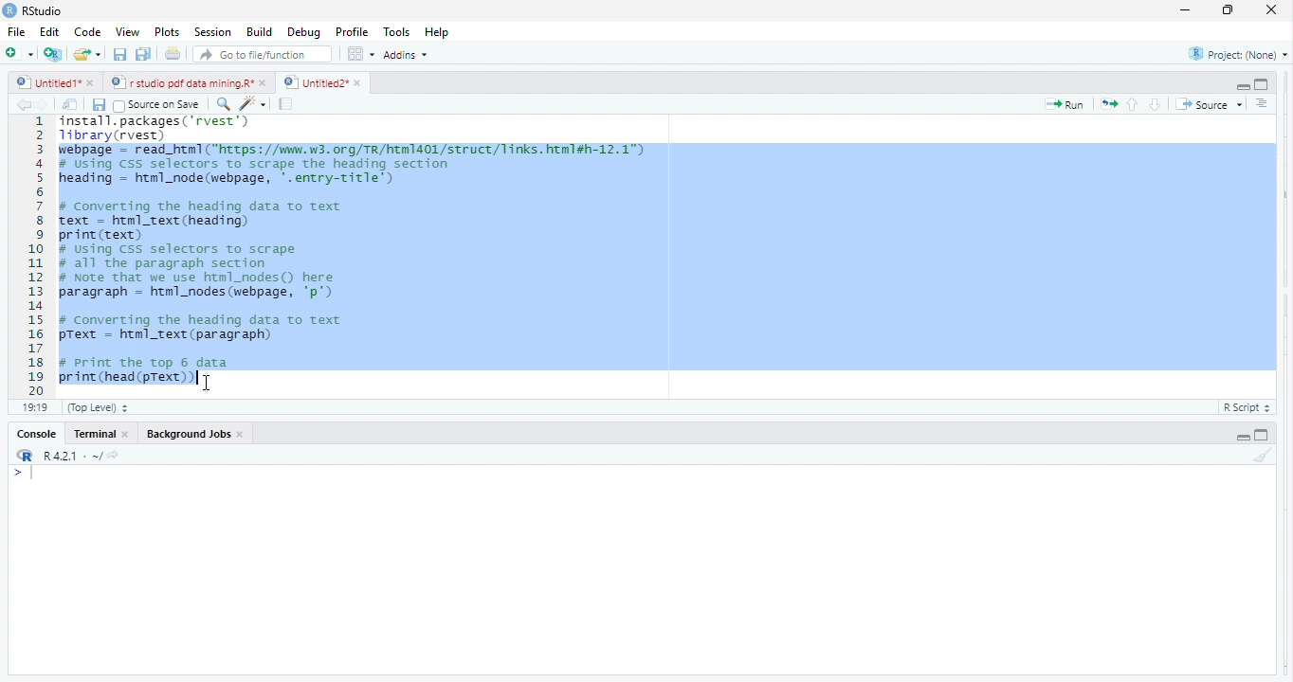  I want to click on Help, so click(438, 32).